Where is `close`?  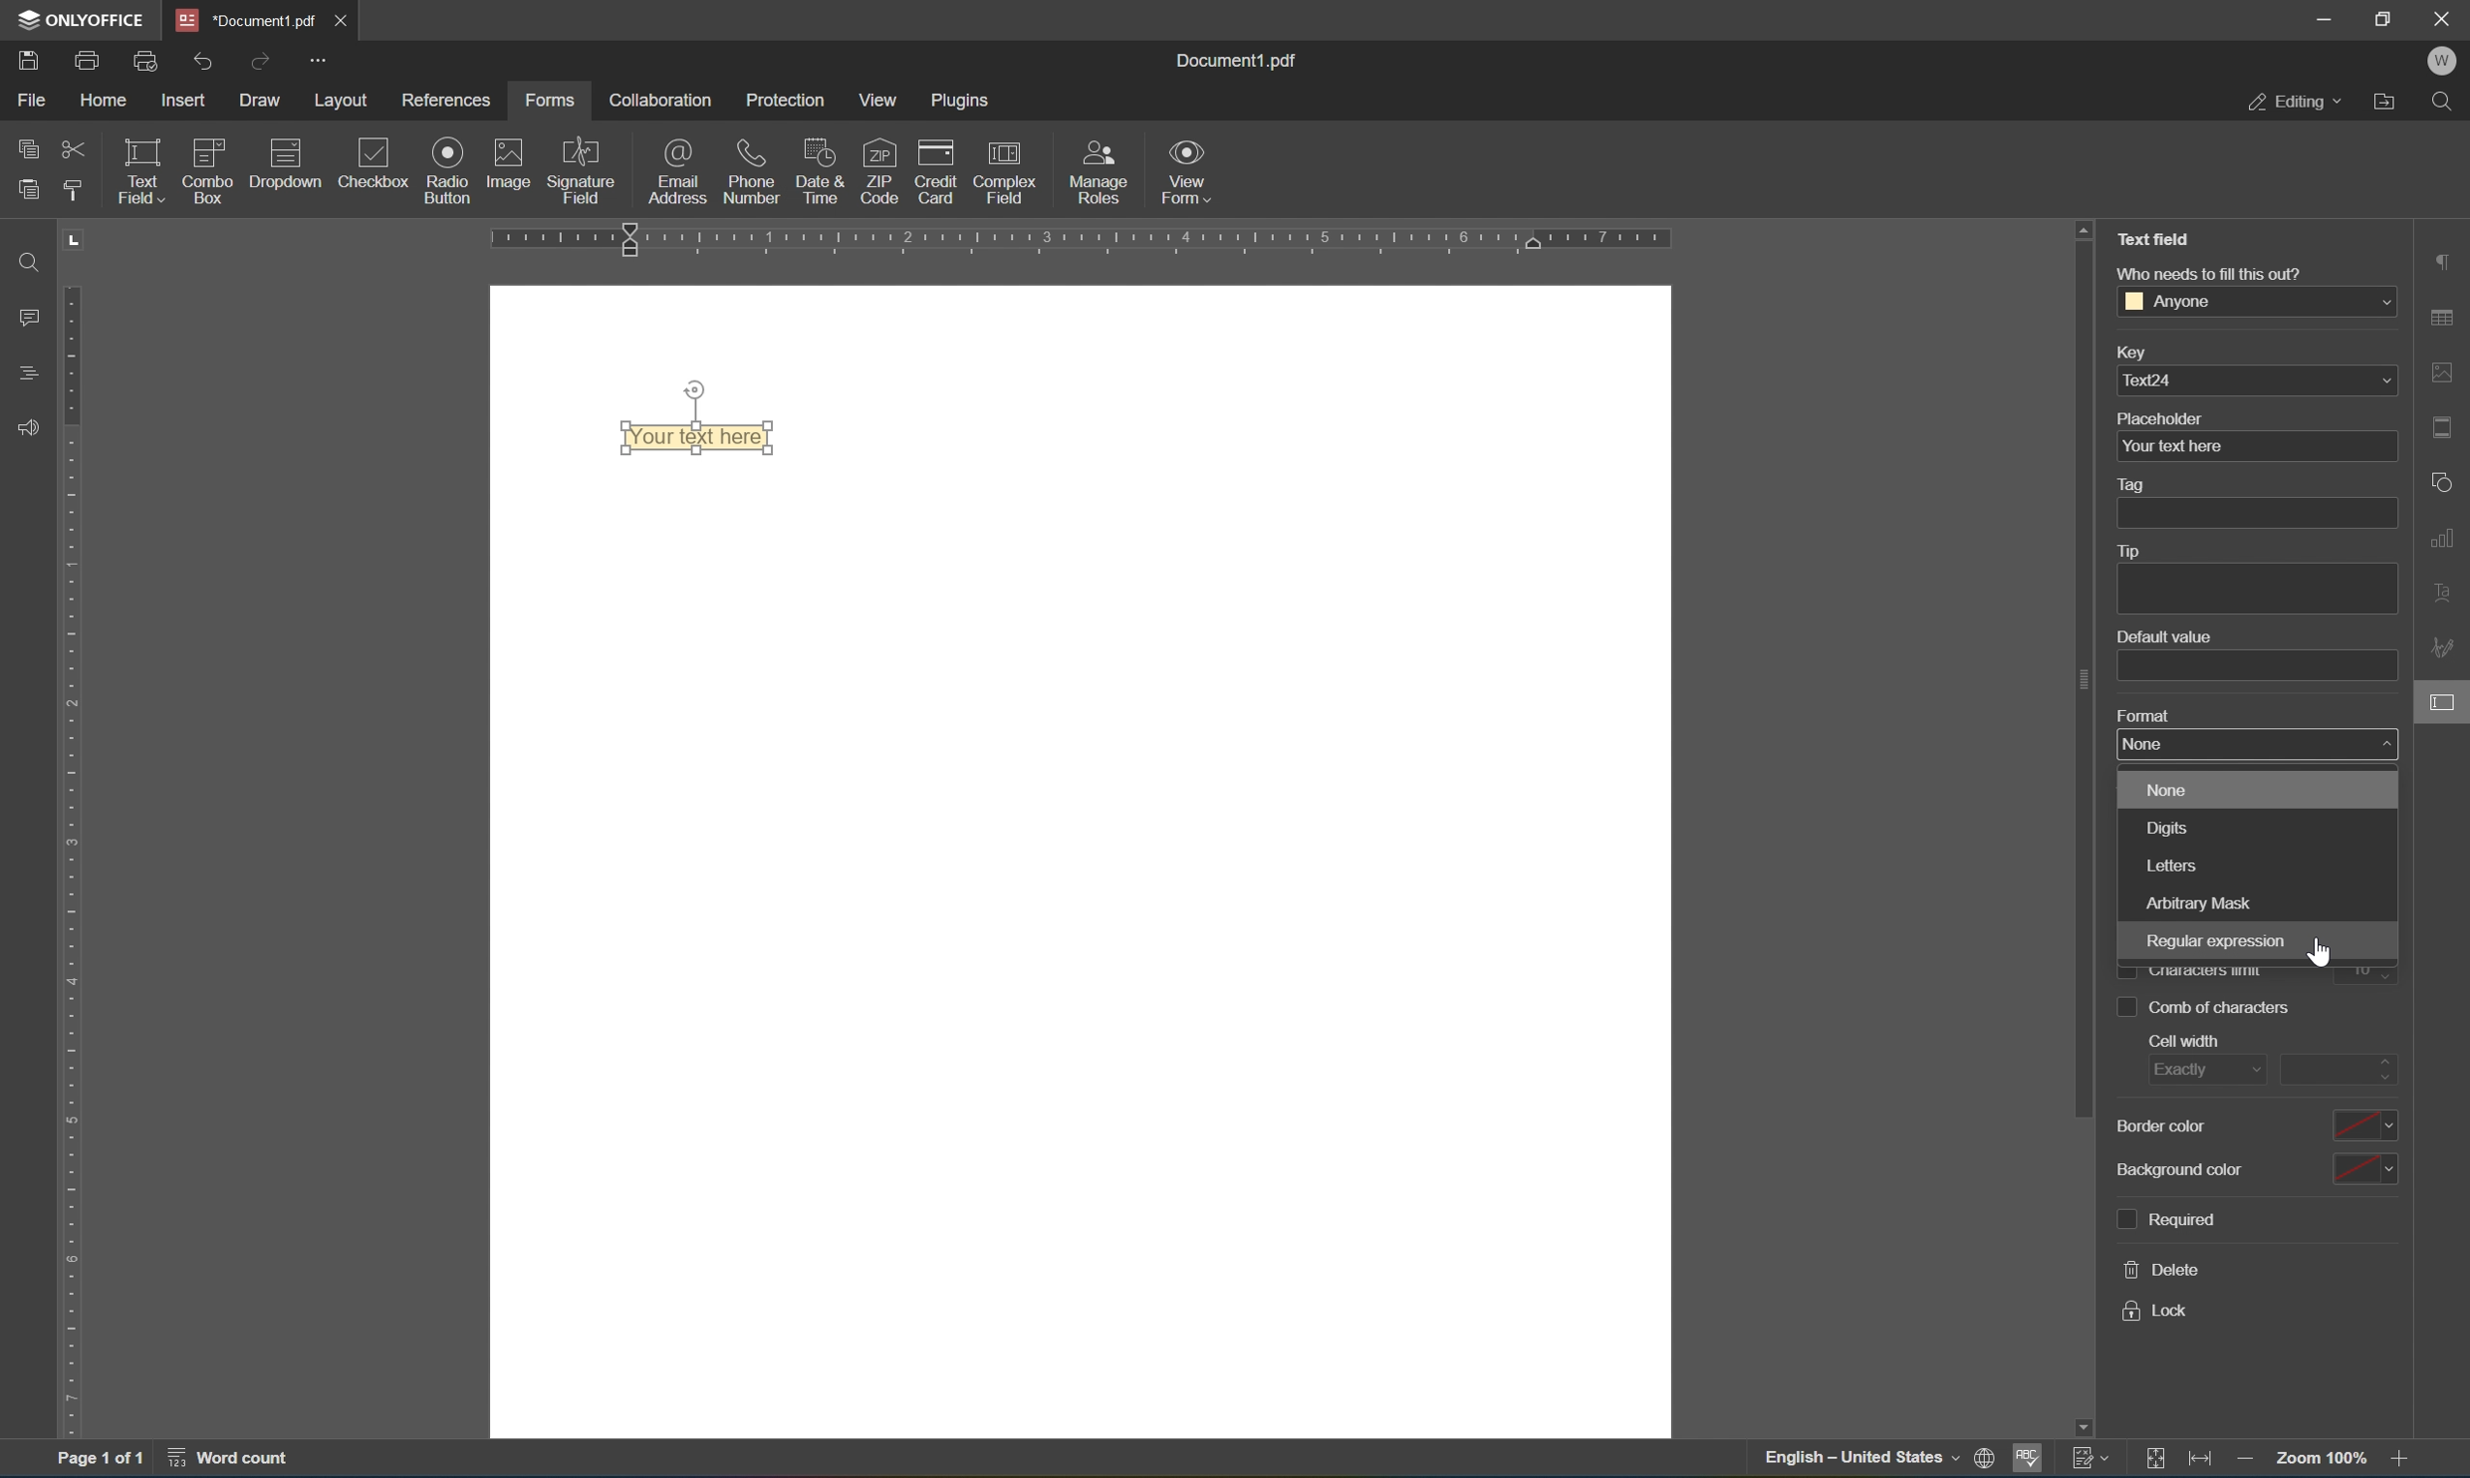
close is located at coordinates (2445, 16).